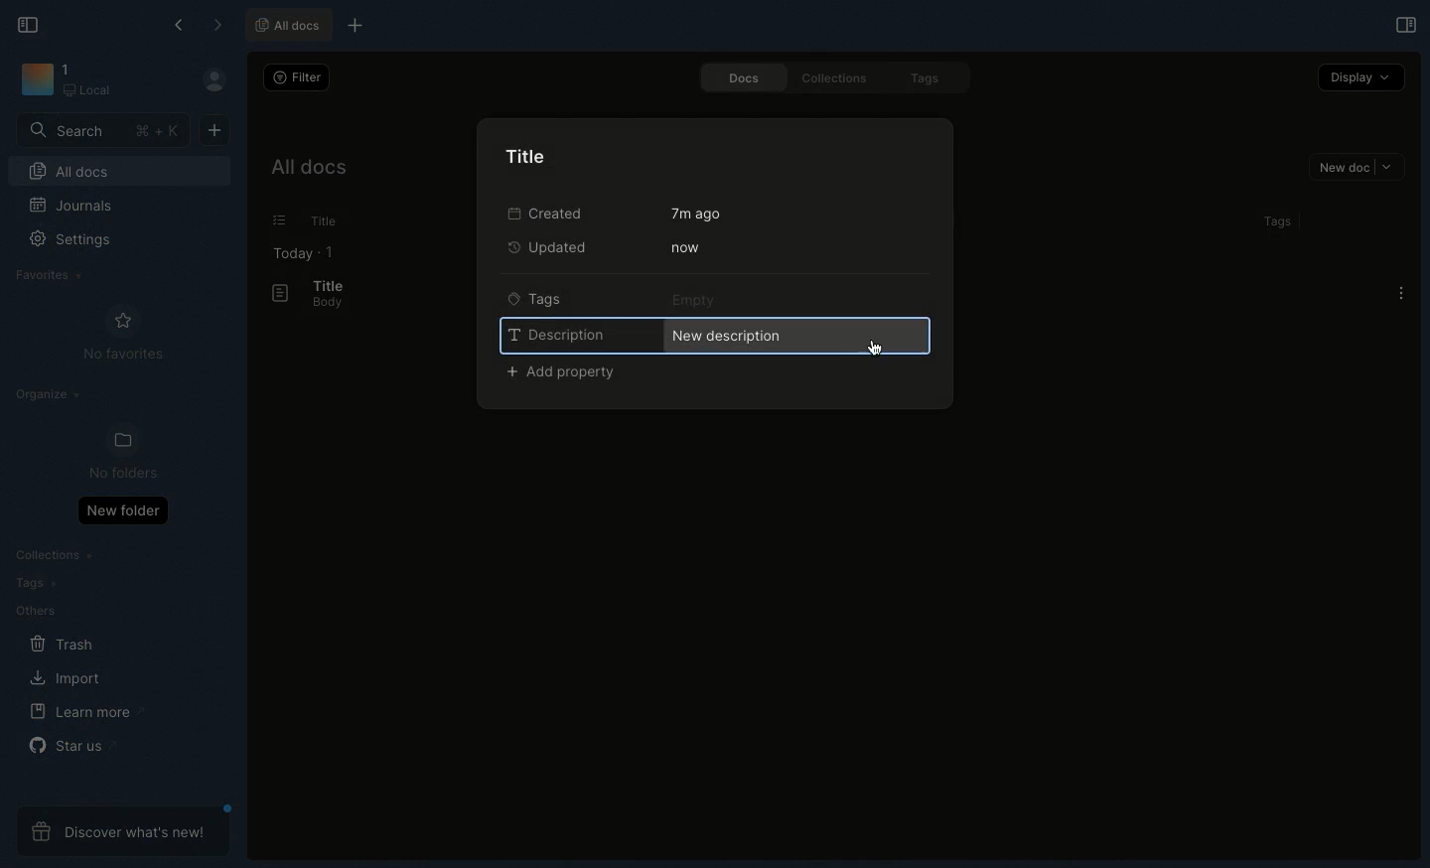  Describe the element at coordinates (535, 297) in the screenshot. I see `Tags` at that location.